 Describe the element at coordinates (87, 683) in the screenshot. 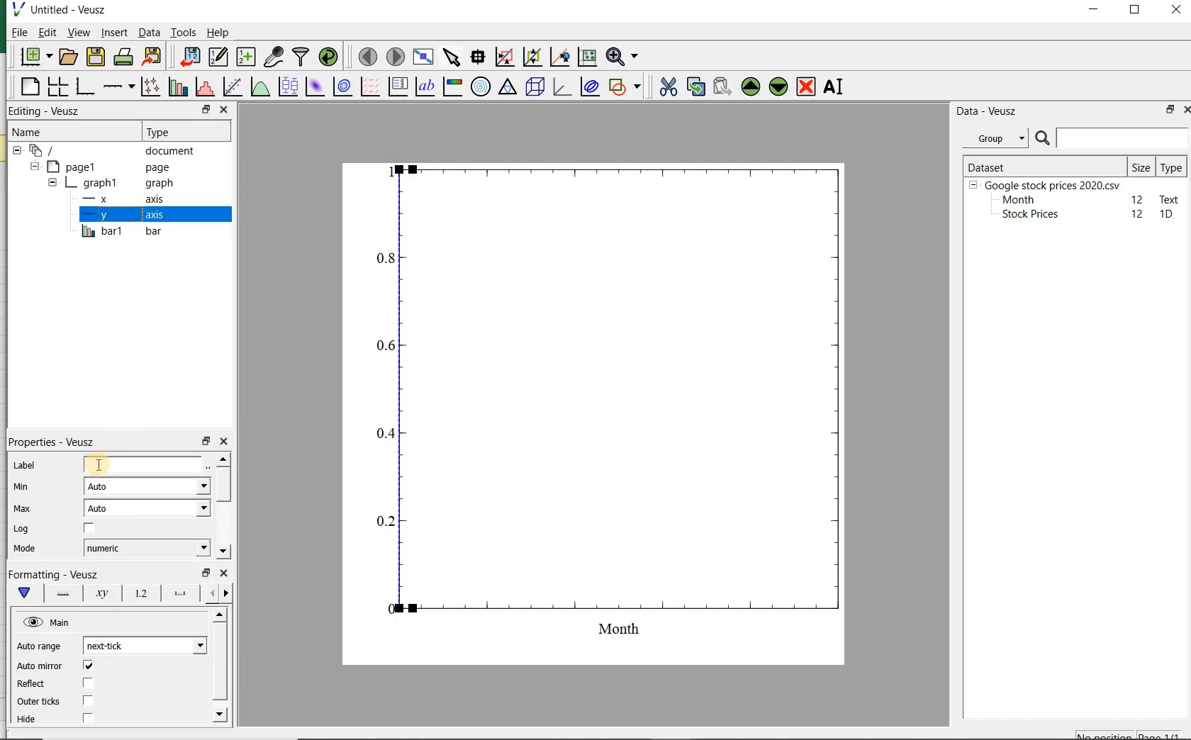

I see `check/uncheck` at that location.